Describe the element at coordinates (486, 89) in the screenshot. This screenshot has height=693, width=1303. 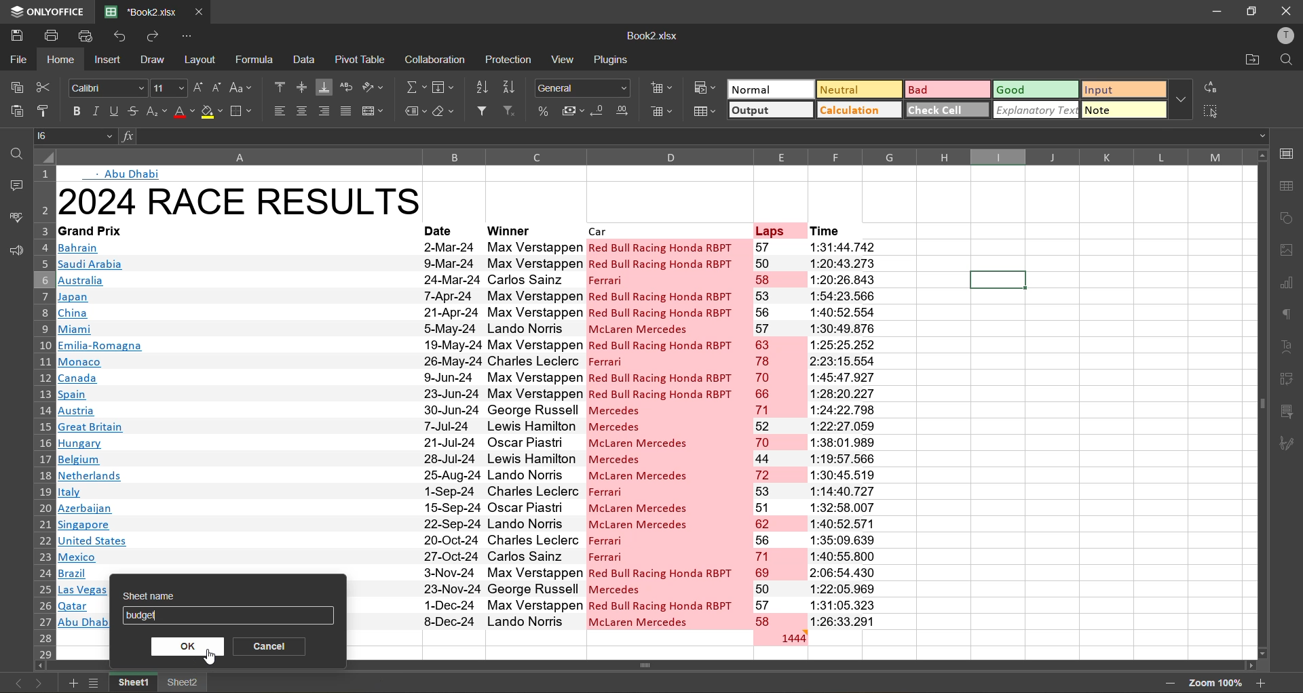
I see `sort ascending ` at that location.